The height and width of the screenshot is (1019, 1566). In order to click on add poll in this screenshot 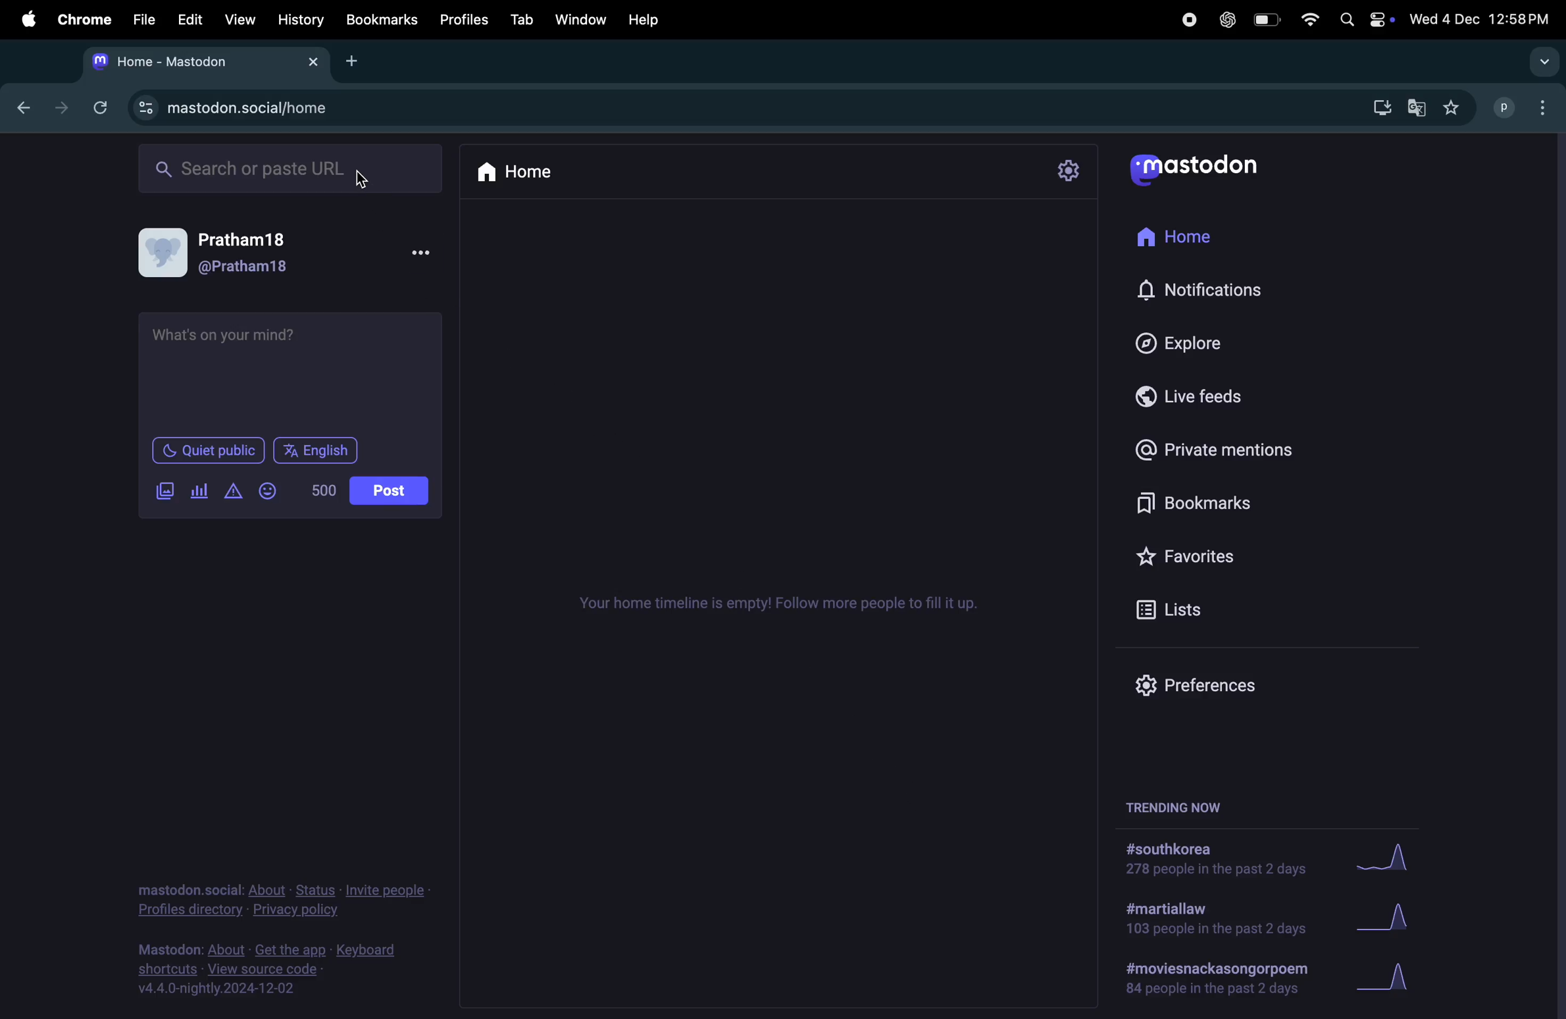, I will do `click(200, 492)`.